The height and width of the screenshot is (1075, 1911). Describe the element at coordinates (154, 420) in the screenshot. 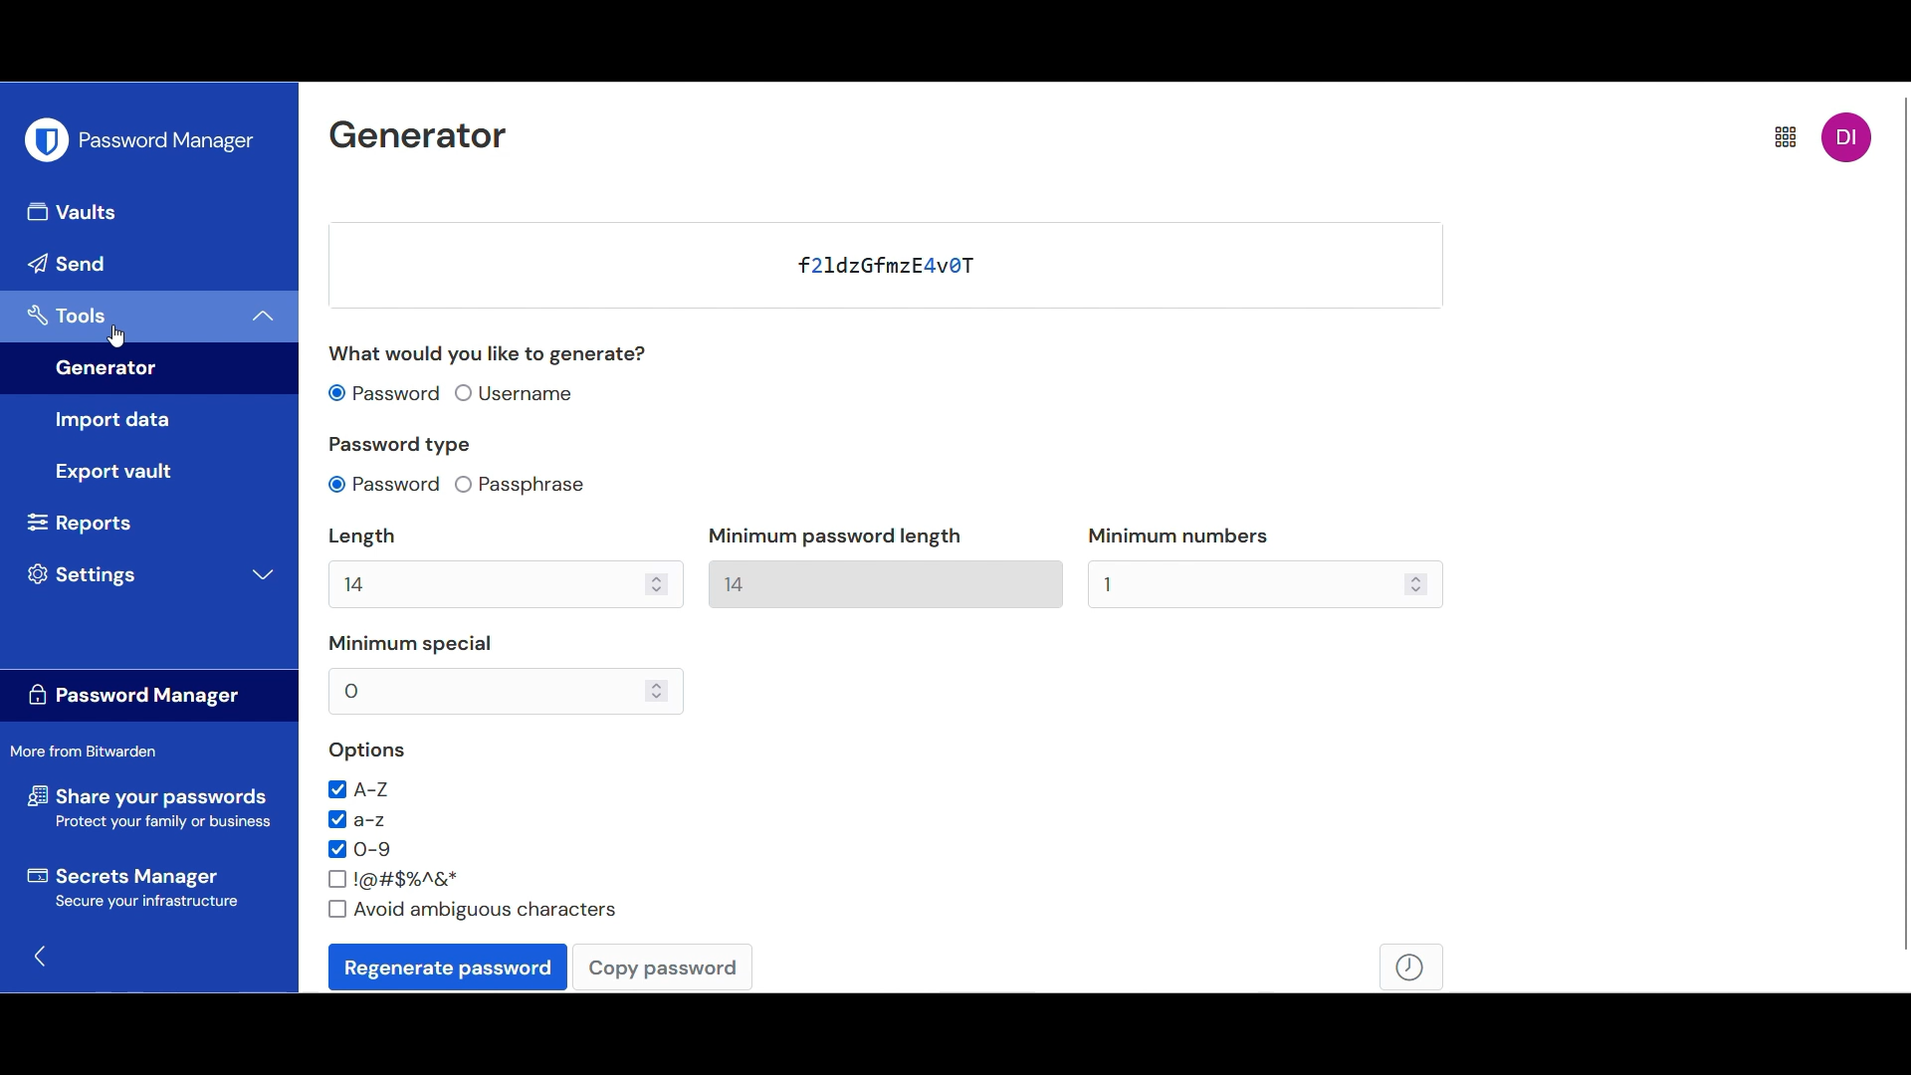

I see `Import data` at that location.